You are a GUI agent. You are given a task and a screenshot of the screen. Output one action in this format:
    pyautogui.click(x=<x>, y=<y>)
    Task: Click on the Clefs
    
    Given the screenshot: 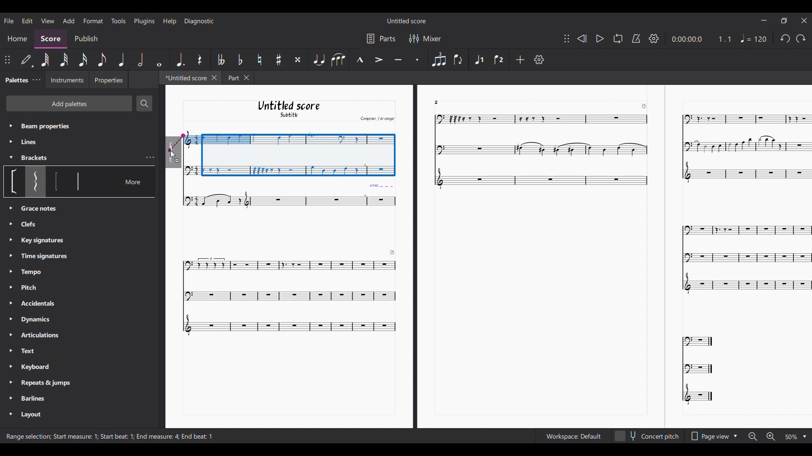 What is the action you would take?
    pyautogui.click(x=38, y=209)
    